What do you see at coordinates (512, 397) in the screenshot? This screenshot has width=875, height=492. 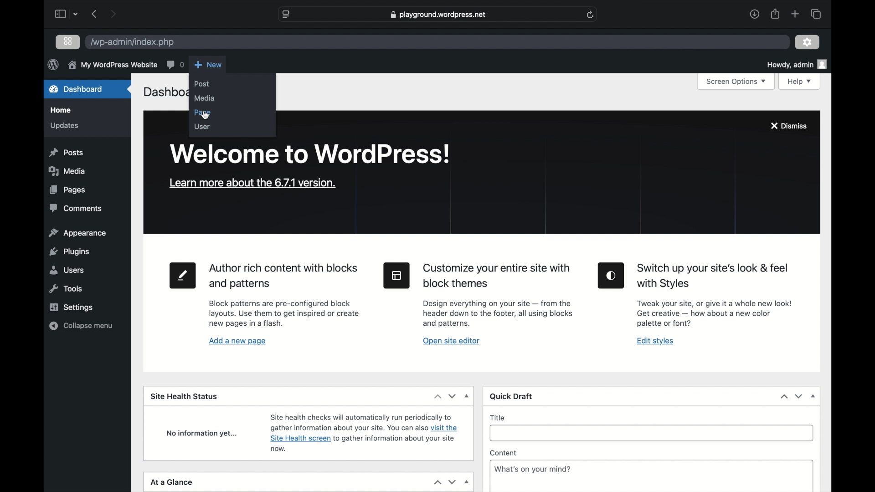 I see `quick draft` at bounding box center [512, 397].